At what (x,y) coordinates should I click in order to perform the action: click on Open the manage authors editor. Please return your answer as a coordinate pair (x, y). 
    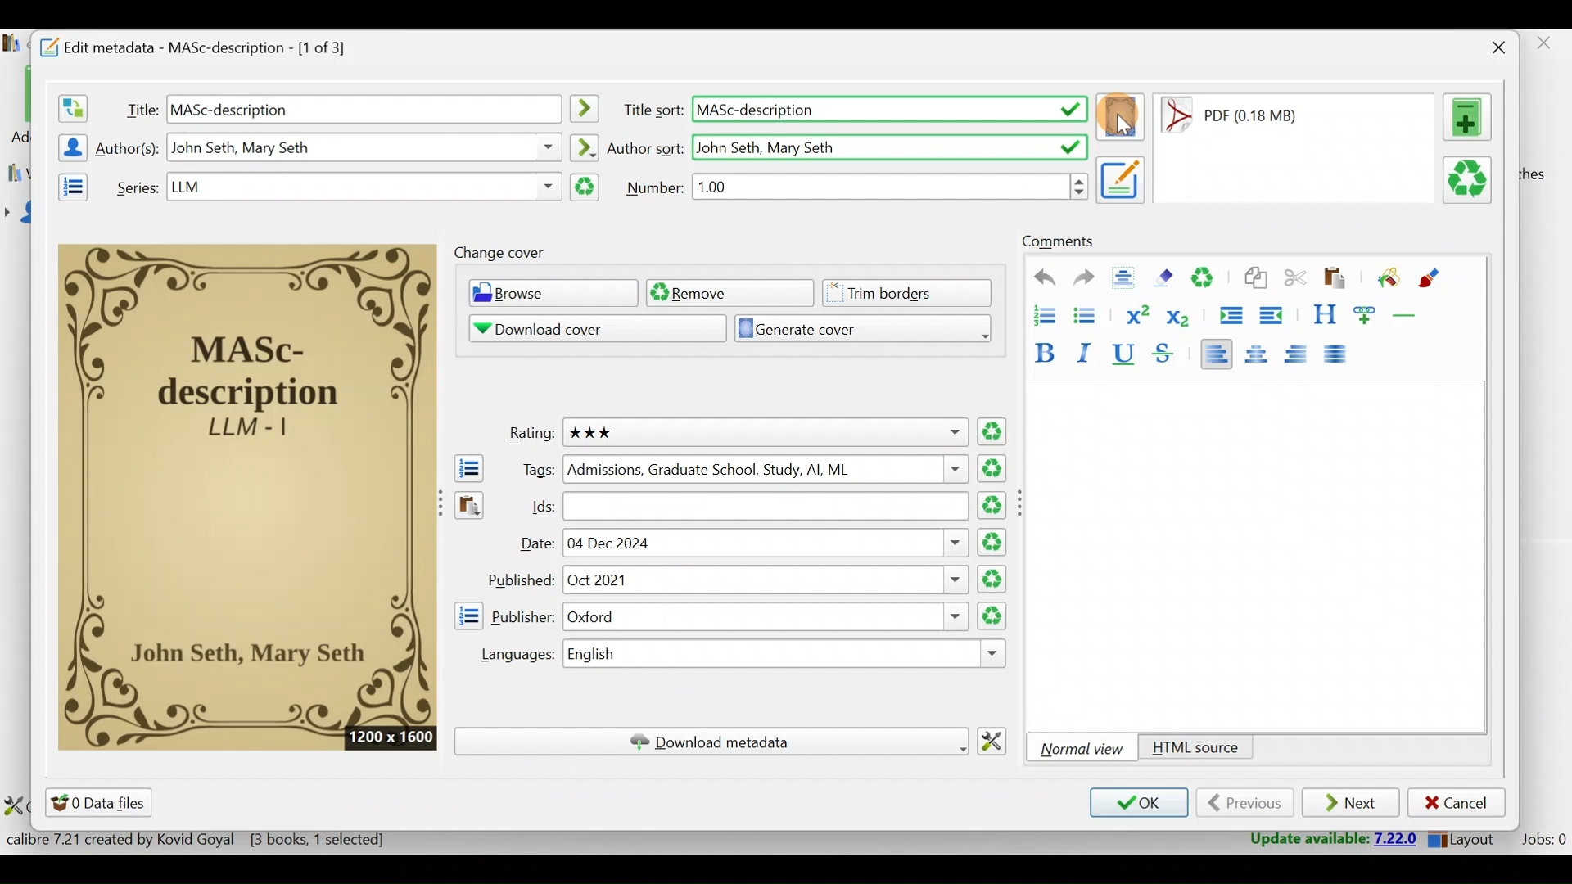
    Looking at the image, I should click on (68, 145).